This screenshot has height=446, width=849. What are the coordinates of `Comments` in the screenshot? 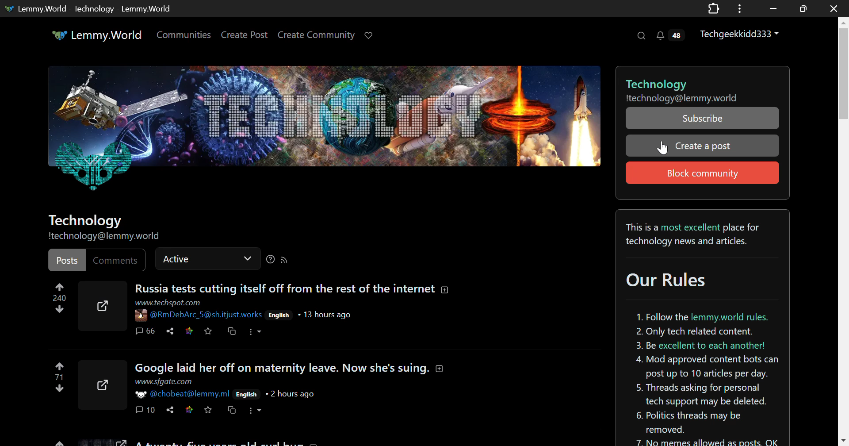 It's located at (145, 411).